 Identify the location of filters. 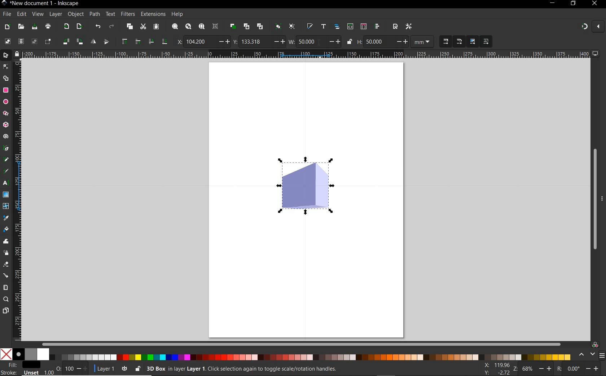
(128, 14).